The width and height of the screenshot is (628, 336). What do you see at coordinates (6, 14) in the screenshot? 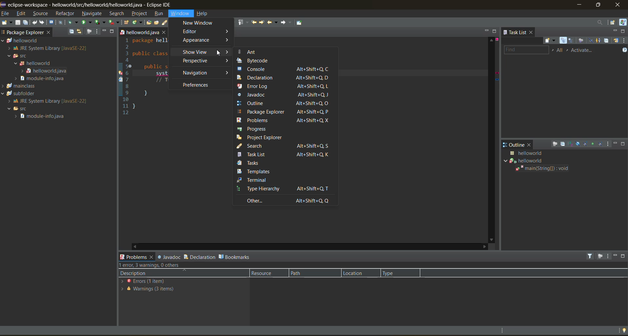
I see `file` at bounding box center [6, 14].